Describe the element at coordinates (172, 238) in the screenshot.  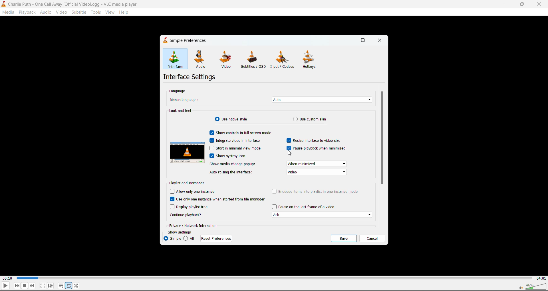
I see `simple ` at that location.